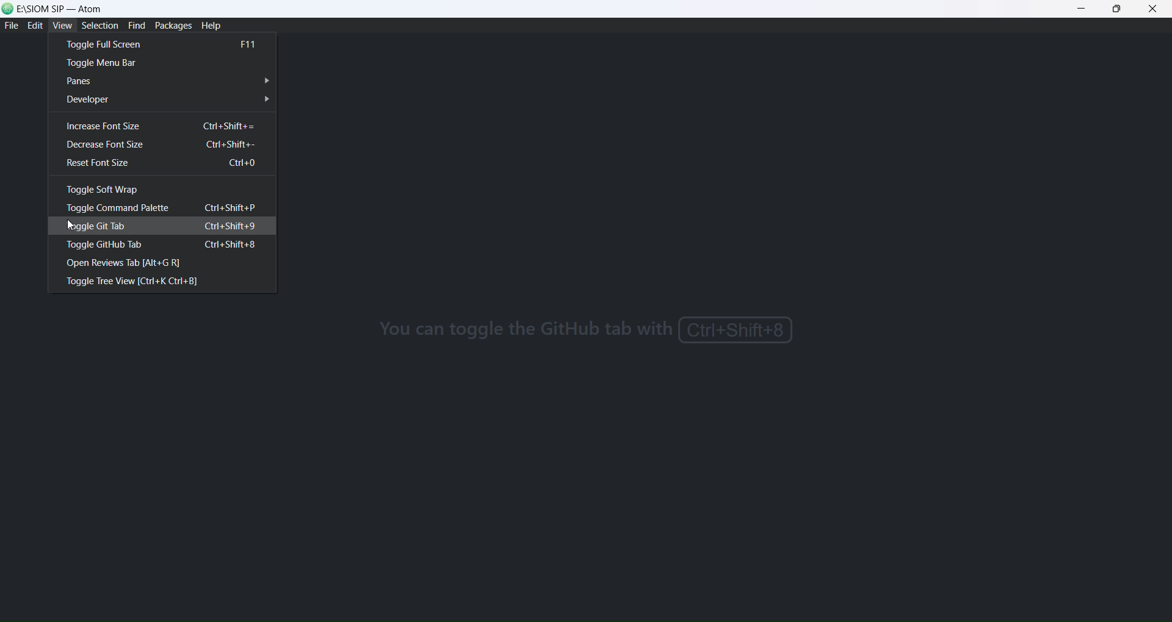  I want to click on decrease font size, so click(159, 145).